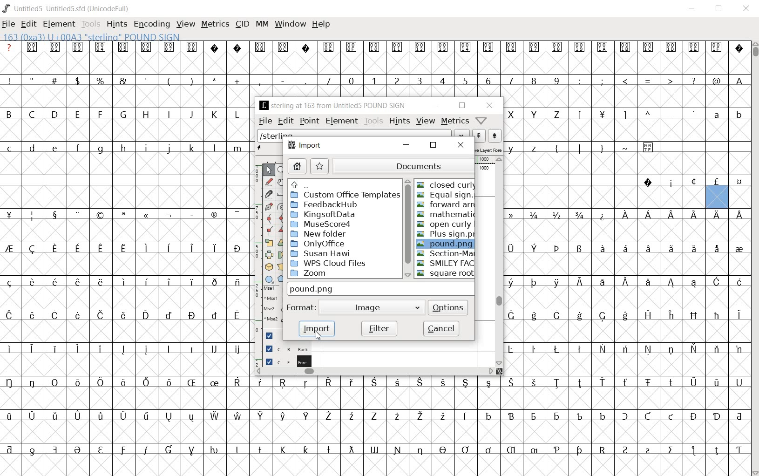 Image resolution: width=759 pixels, height=476 pixels. I want to click on foreground layer, so click(284, 361).